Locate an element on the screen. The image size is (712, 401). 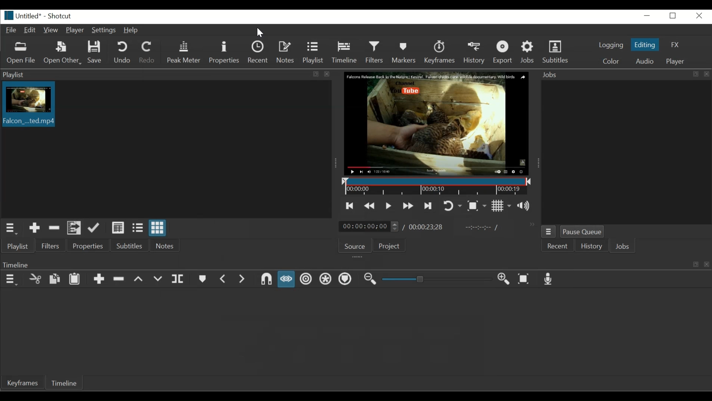
Peak Meter is located at coordinates (184, 52).